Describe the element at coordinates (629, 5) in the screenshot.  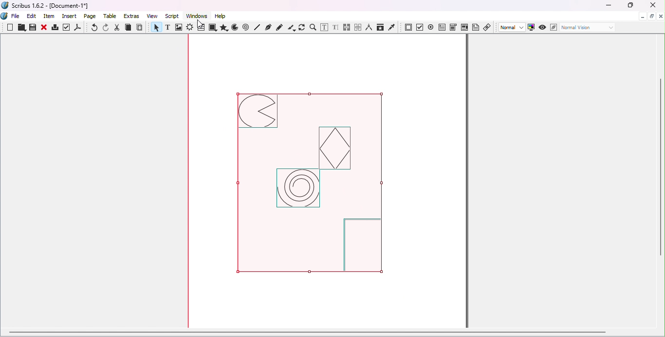
I see `Maximize` at that location.